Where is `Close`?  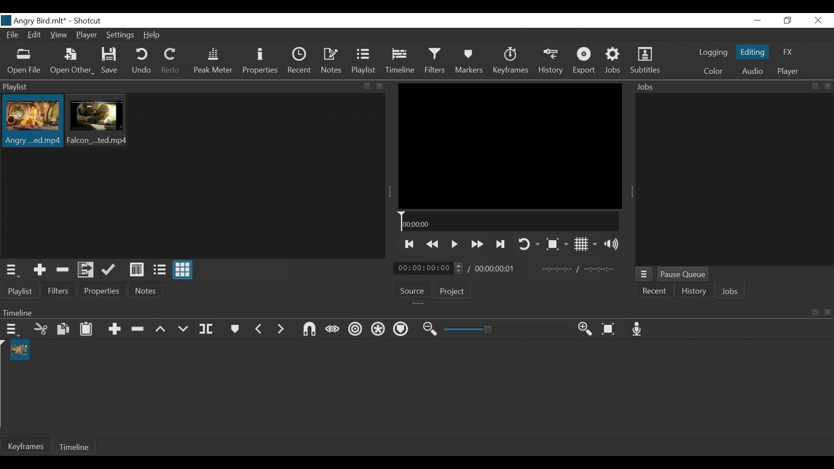
Close is located at coordinates (818, 20).